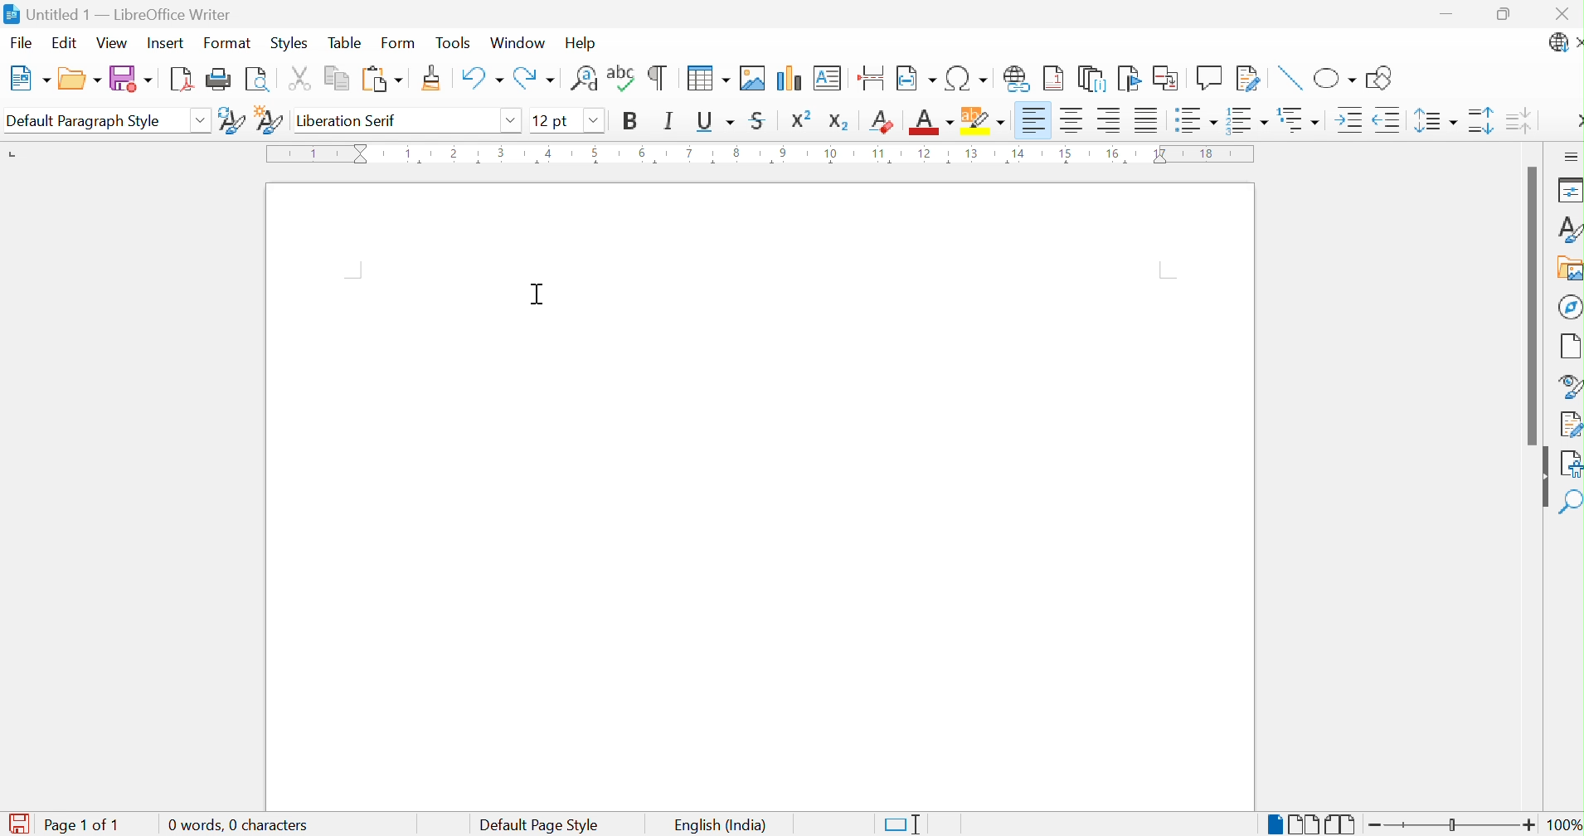 Image resolution: width=1584 pixels, height=836 pixels. I want to click on Align Left, so click(1033, 119).